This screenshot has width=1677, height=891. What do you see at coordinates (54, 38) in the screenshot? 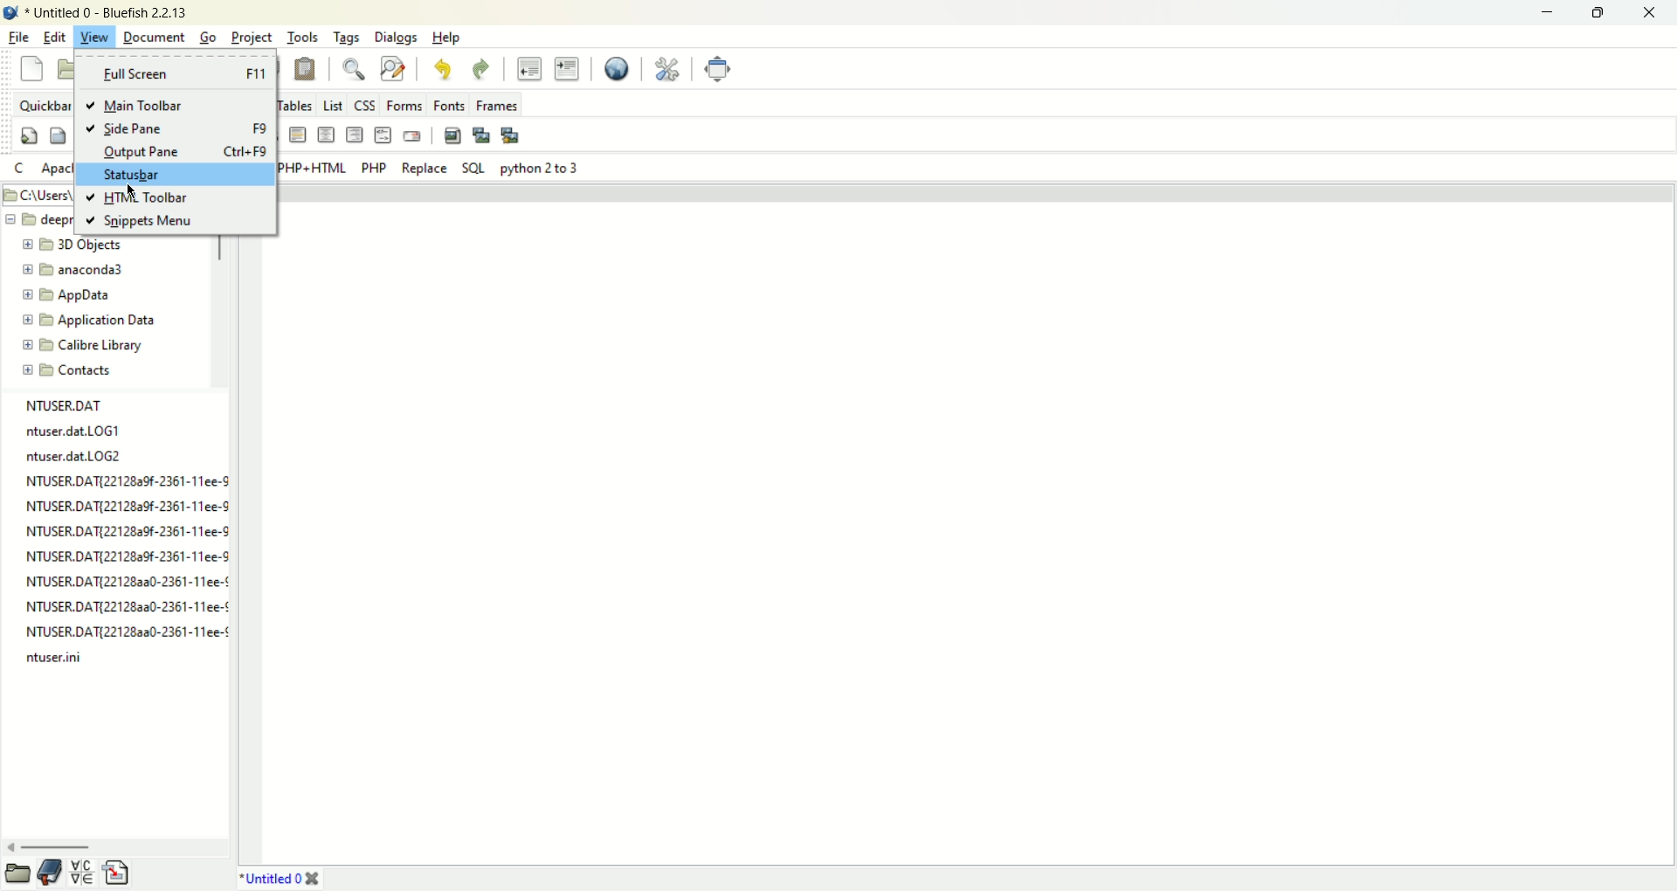
I see `edit` at bounding box center [54, 38].